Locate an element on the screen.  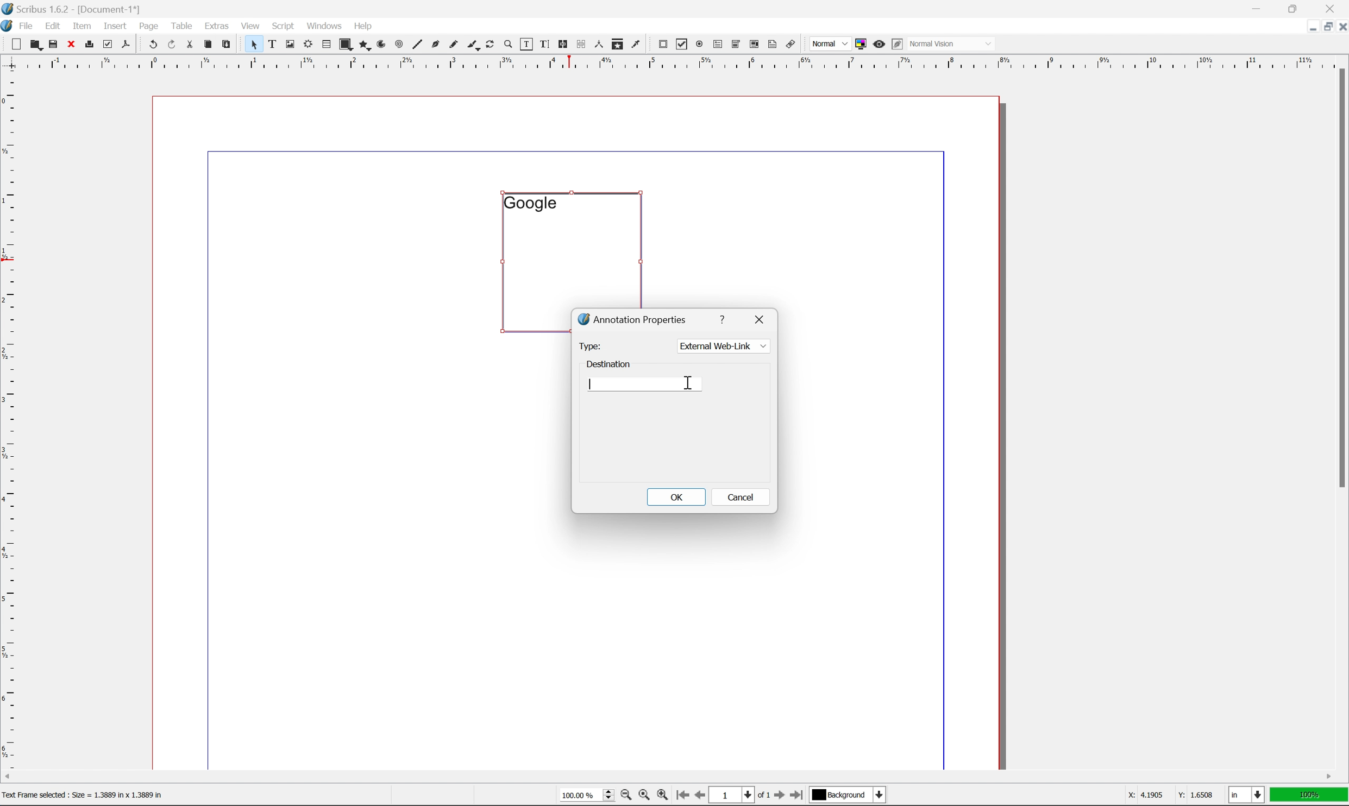
normal vision is located at coordinates (952, 43).